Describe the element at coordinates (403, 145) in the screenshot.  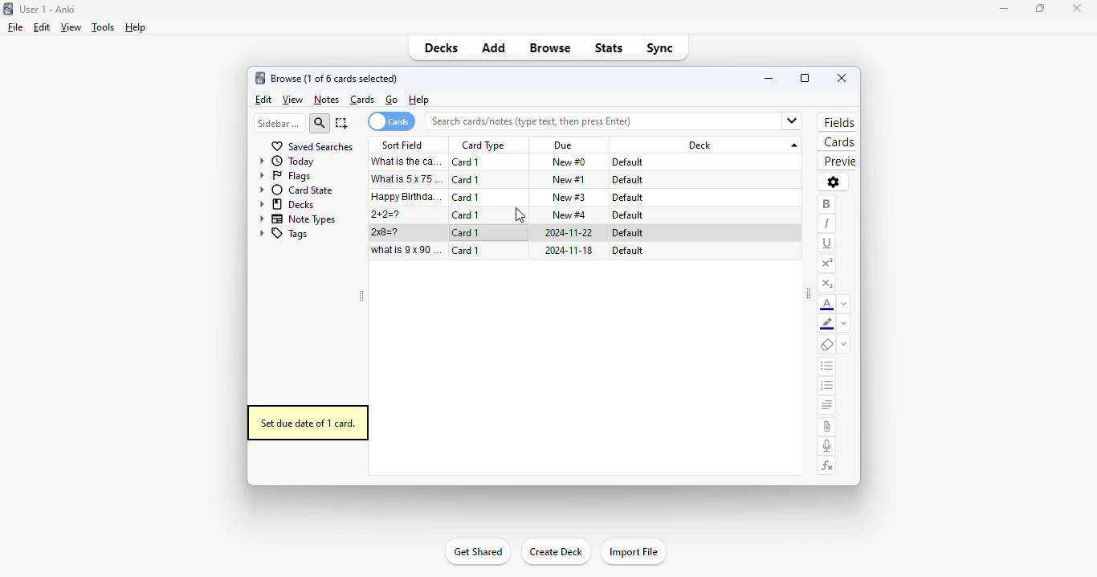
I see `sort field` at that location.